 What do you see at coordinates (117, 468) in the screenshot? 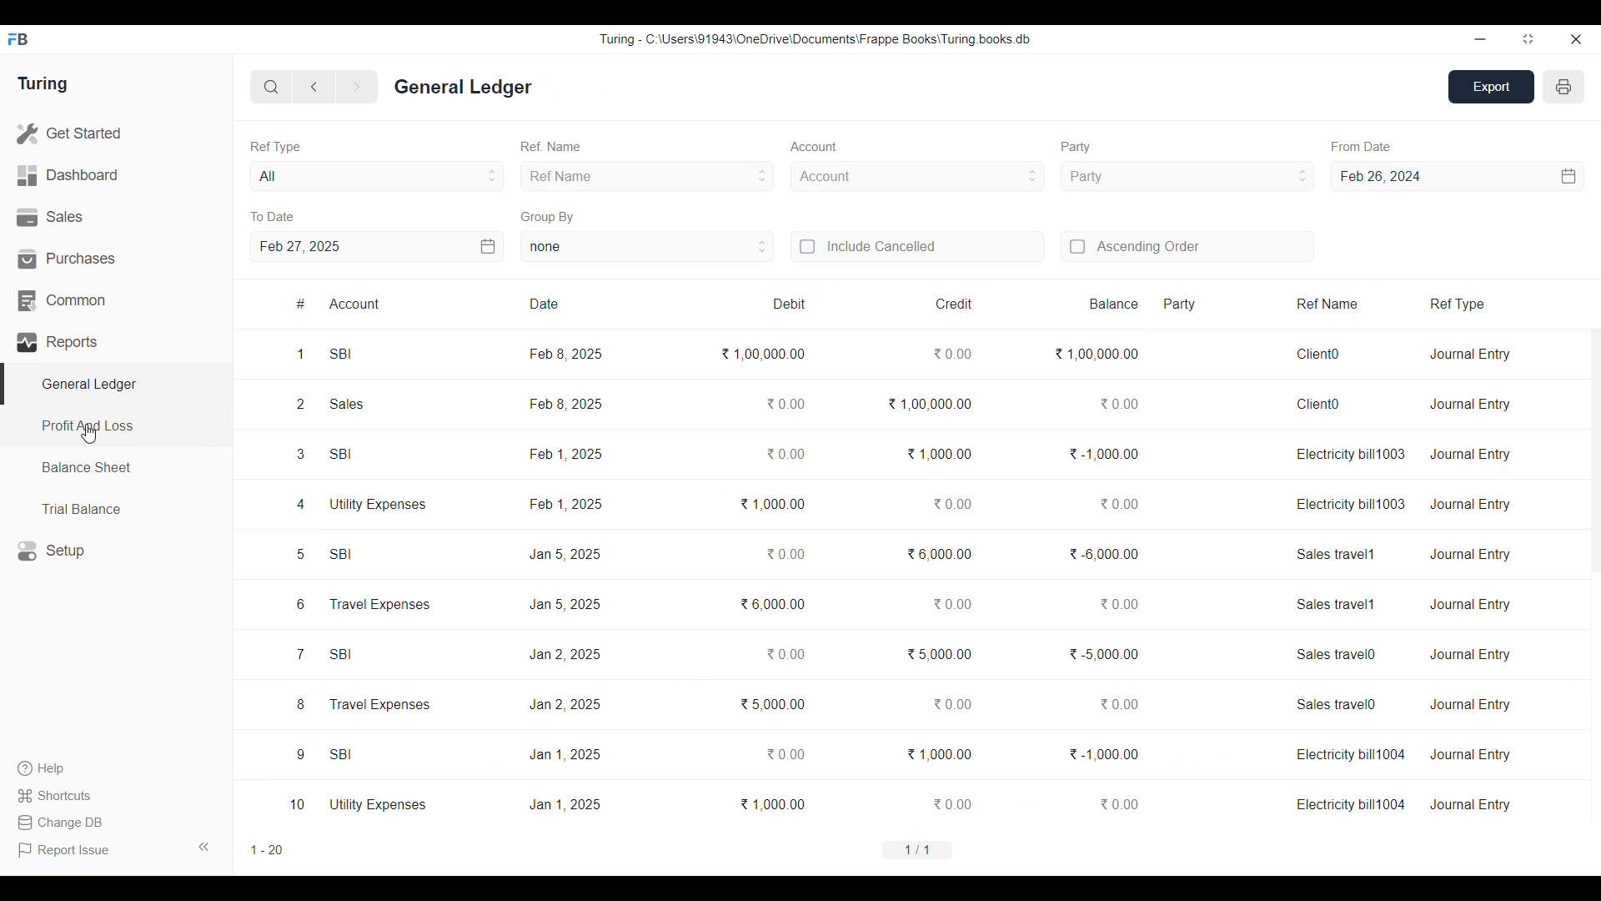
I see `Balance Sheet` at bounding box center [117, 468].